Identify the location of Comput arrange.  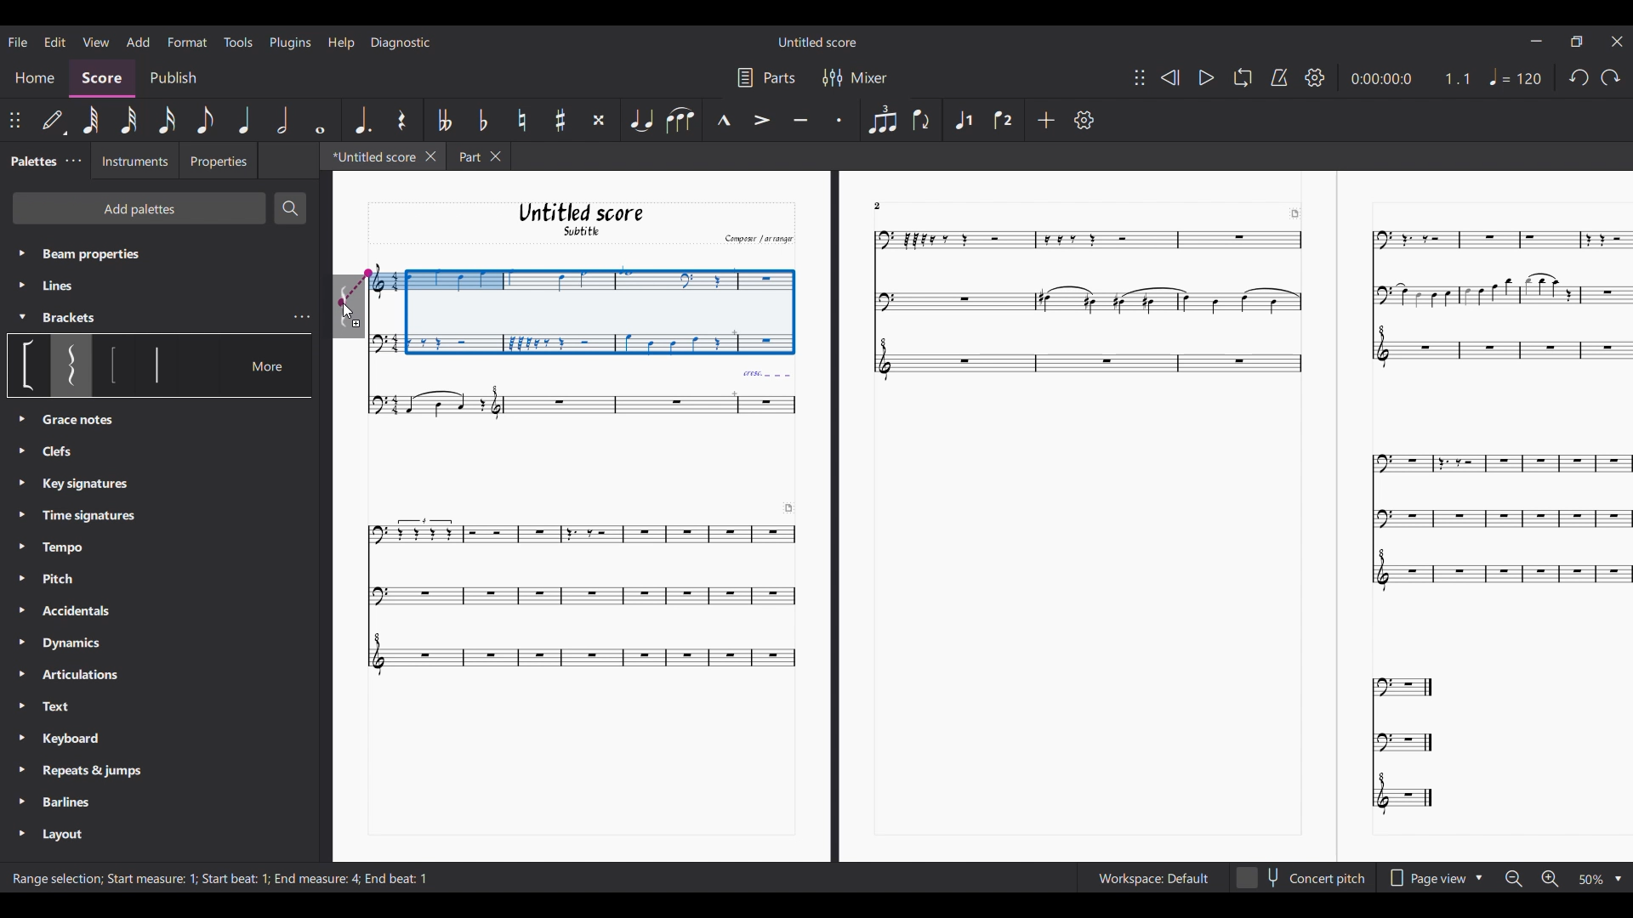
(755, 238).